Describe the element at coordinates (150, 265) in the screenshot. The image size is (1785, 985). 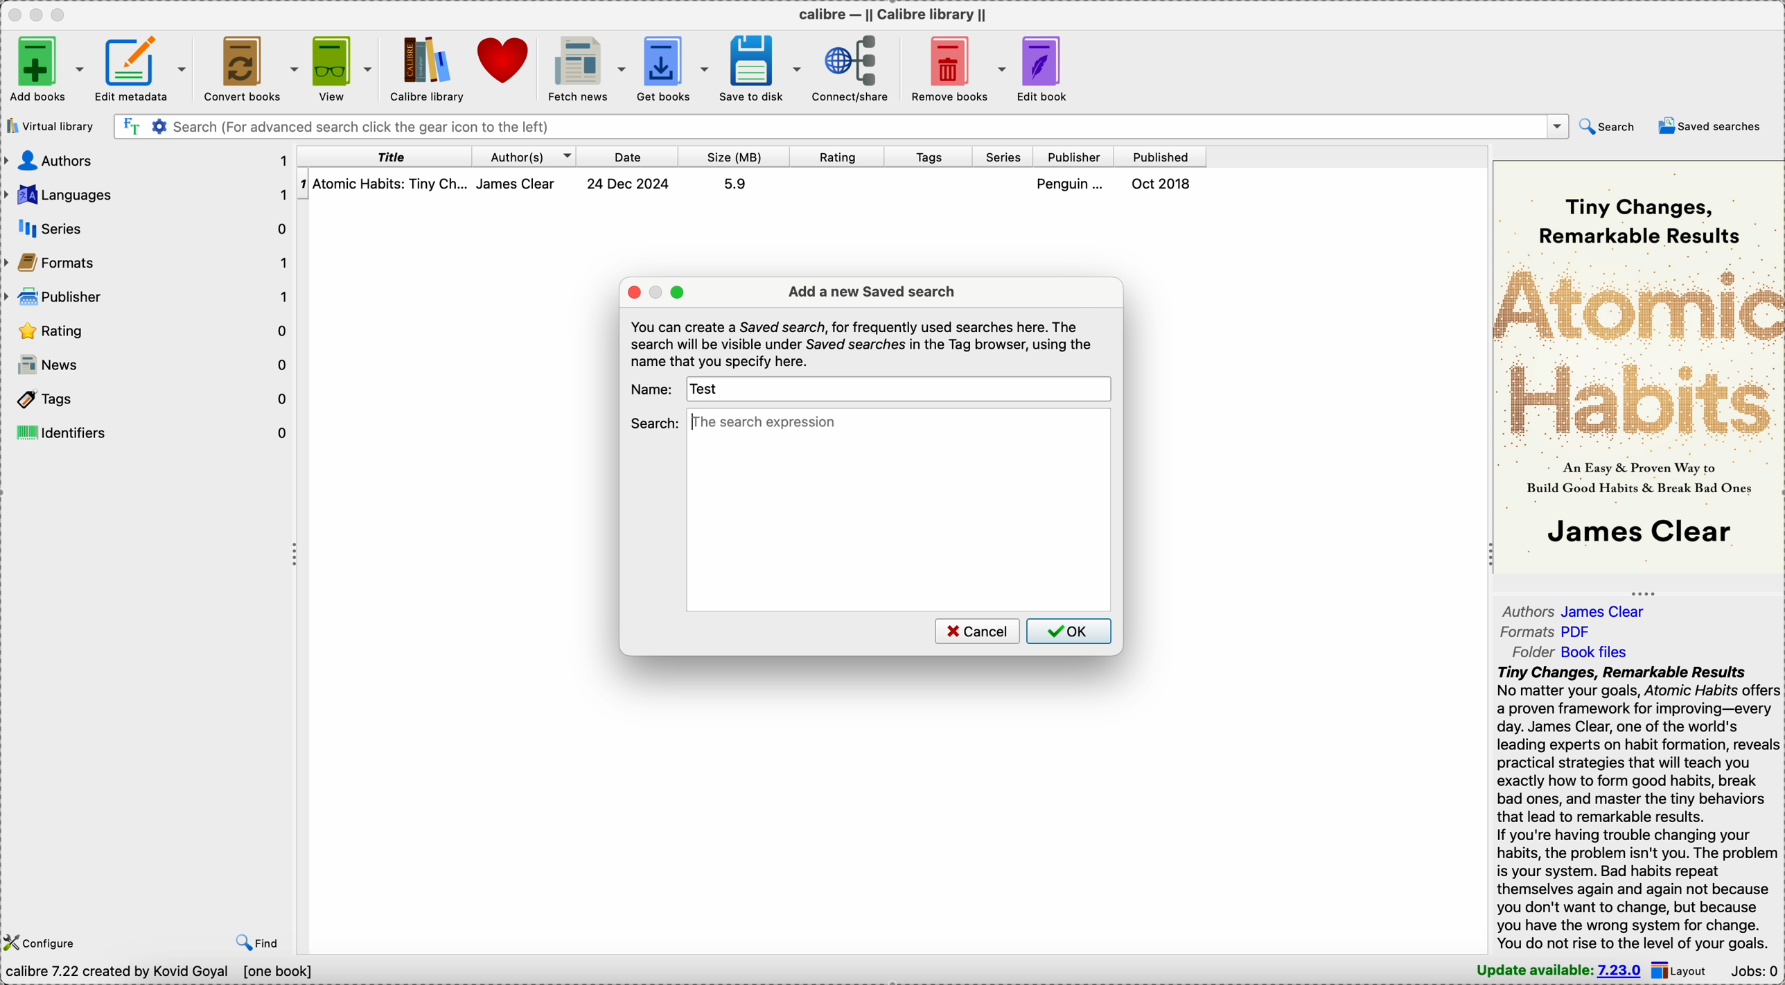
I see `formats` at that location.